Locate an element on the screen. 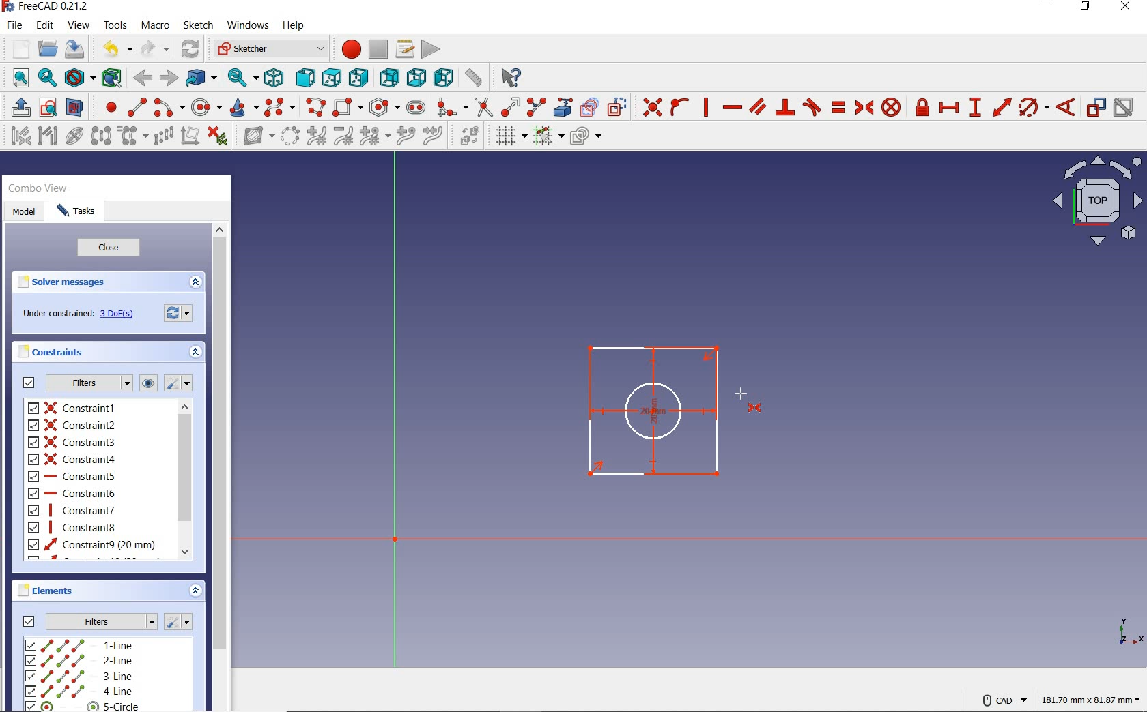 This screenshot has height=712, width=1147. symmetry is located at coordinates (102, 138).